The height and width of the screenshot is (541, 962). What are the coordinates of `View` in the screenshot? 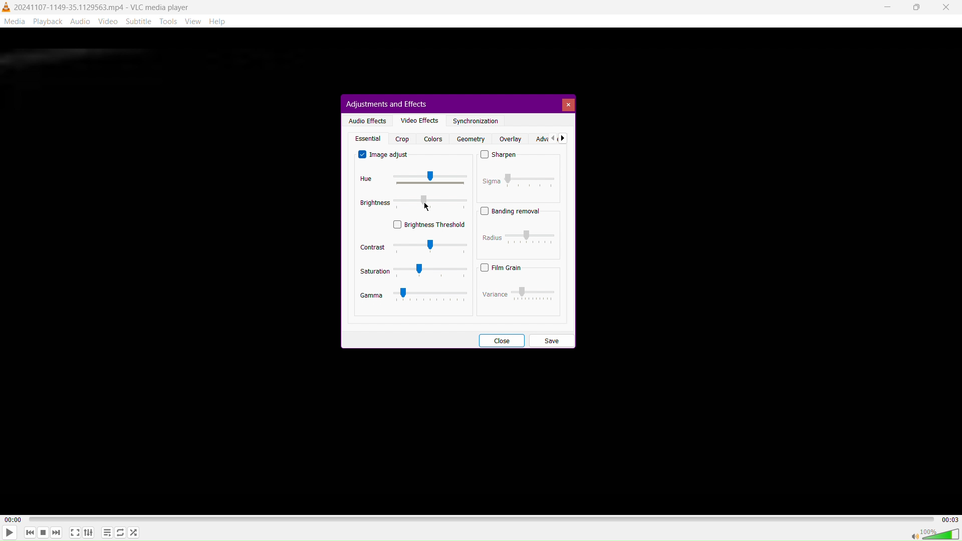 It's located at (196, 21).